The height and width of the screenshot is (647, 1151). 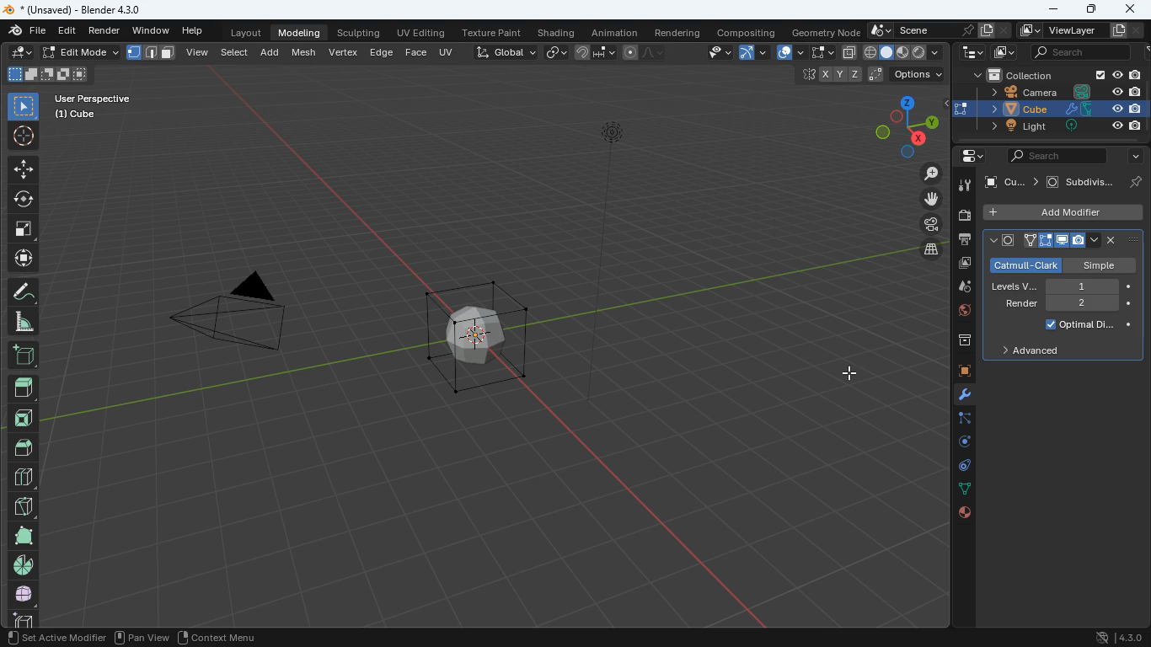 I want to click on subdivision, so click(x=480, y=334).